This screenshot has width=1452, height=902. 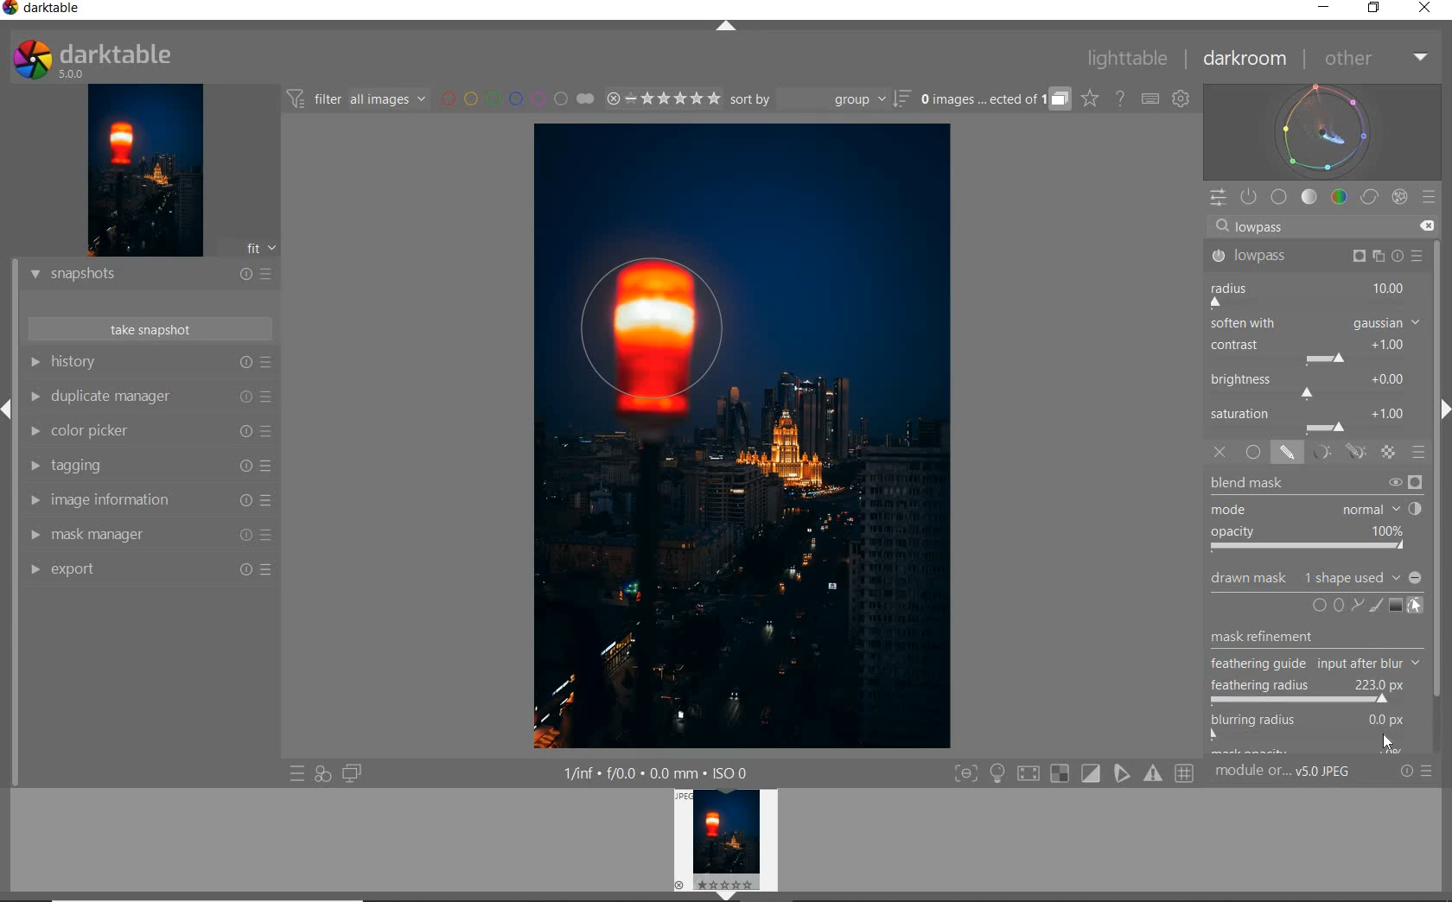 I want to click on HELP ONLINE, so click(x=1119, y=98).